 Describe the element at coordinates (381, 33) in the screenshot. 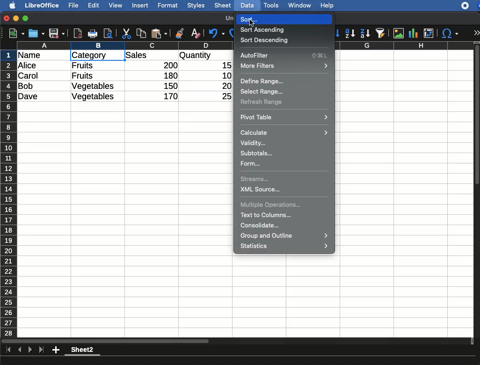

I see `autofilter` at that location.